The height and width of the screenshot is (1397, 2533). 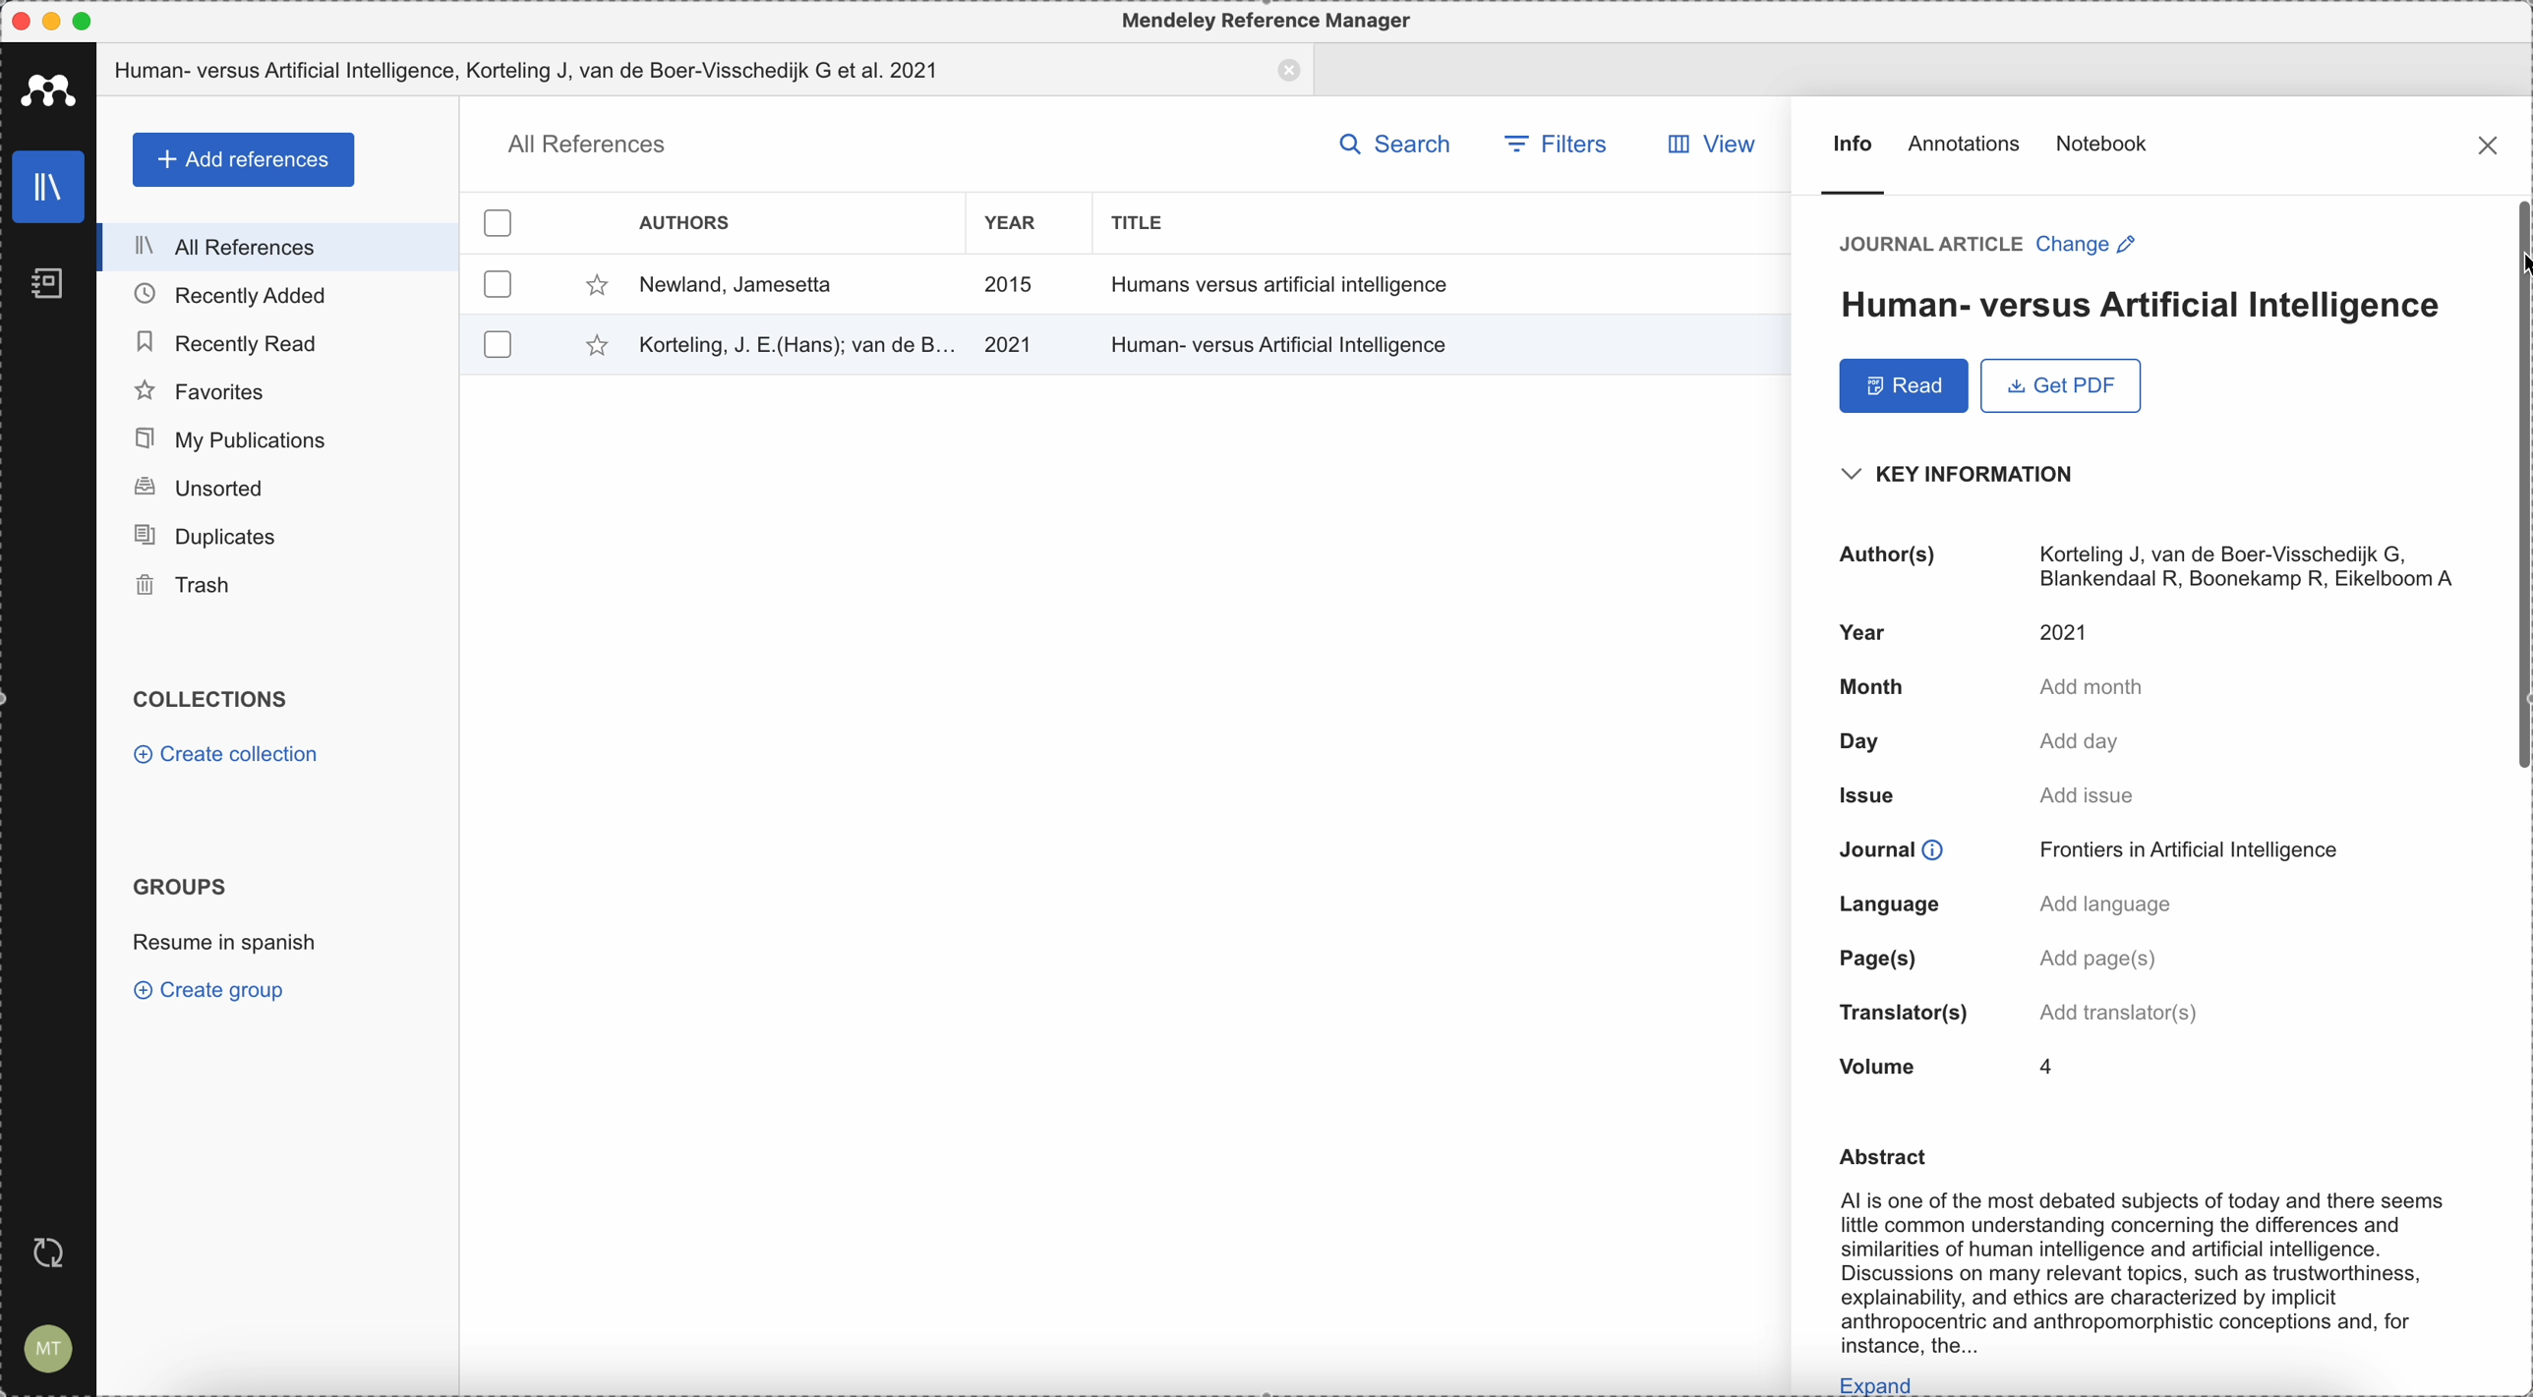 I want to click on info, so click(x=1851, y=164).